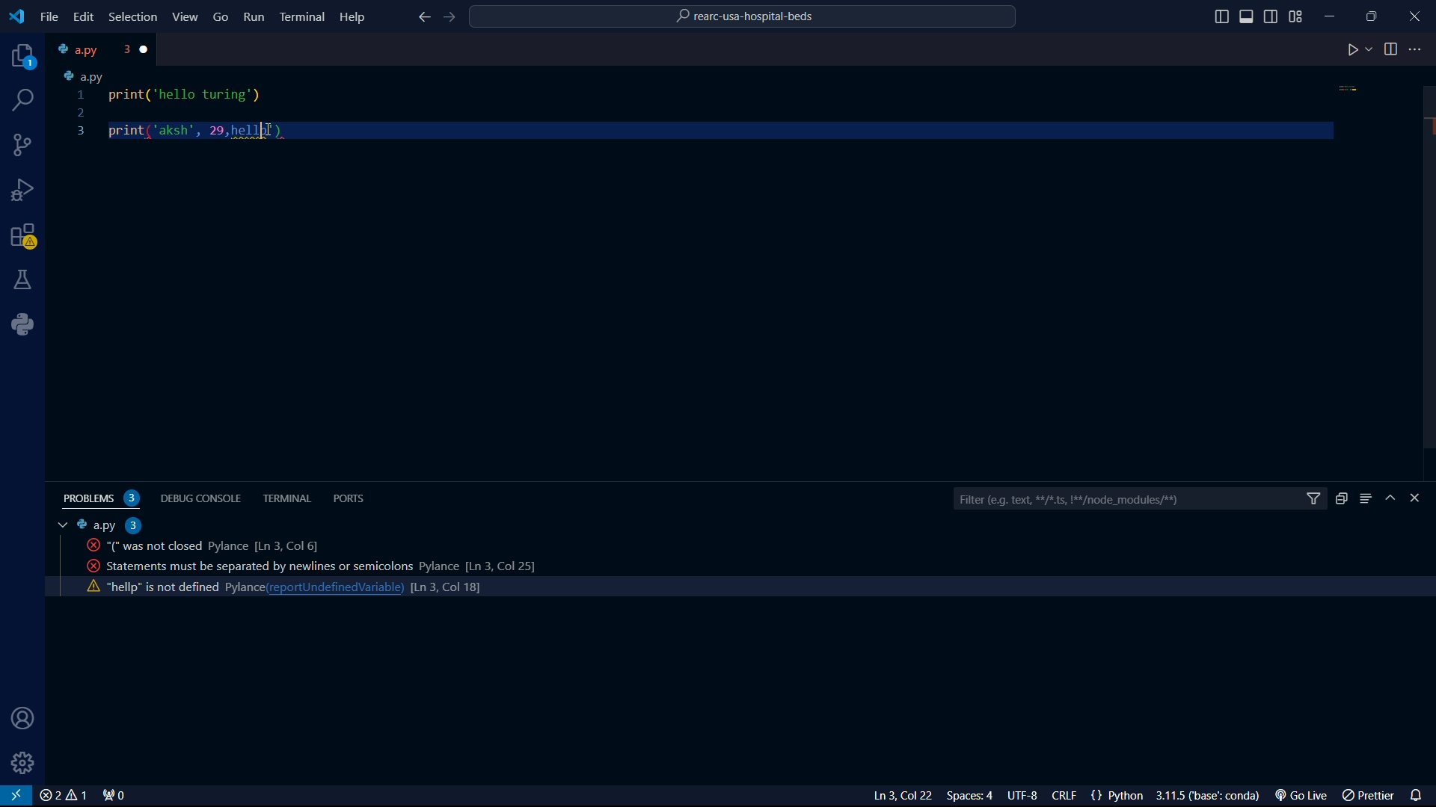  I want to click on problems 2, so click(105, 498).